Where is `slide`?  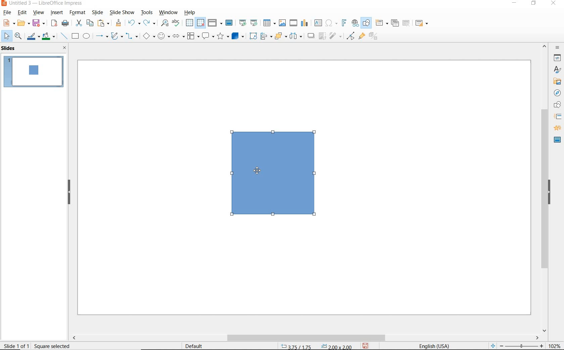
slide is located at coordinates (97, 13).